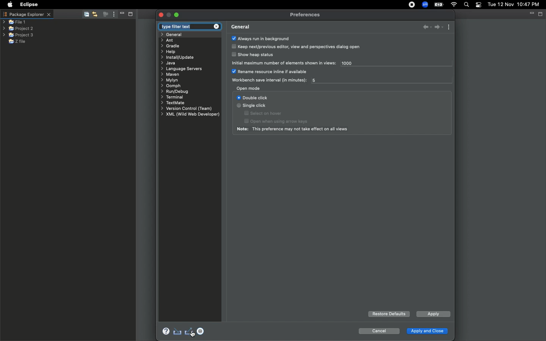 The image size is (546, 341). Describe the element at coordinates (253, 97) in the screenshot. I see `Double click` at that location.